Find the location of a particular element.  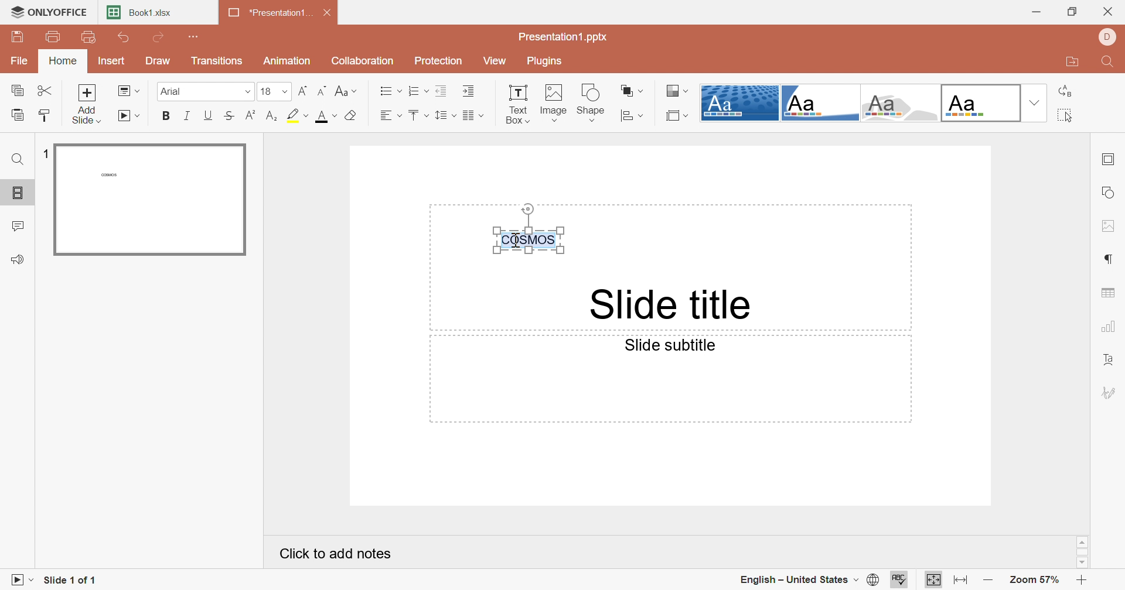

18 is located at coordinates (275, 92).